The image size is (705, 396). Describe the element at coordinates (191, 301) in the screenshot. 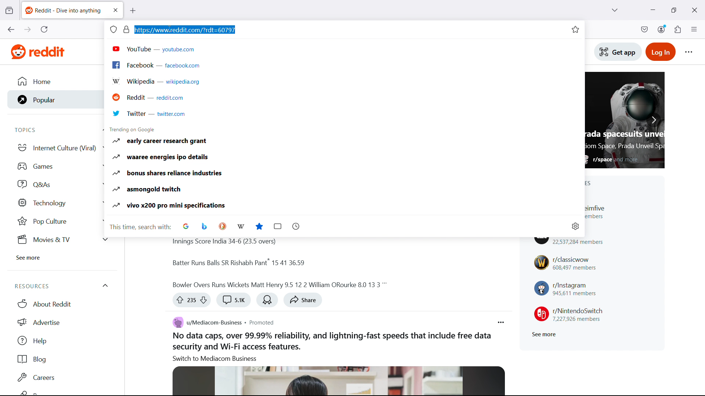

I see `Up vote or down vote` at that location.